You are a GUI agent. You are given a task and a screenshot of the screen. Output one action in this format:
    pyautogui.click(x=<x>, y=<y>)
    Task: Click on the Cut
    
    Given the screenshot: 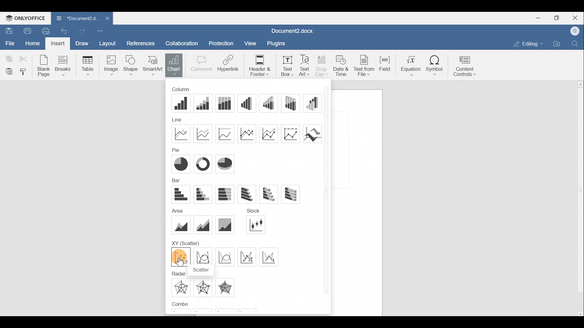 What is the action you would take?
    pyautogui.click(x=24, y=58)
    